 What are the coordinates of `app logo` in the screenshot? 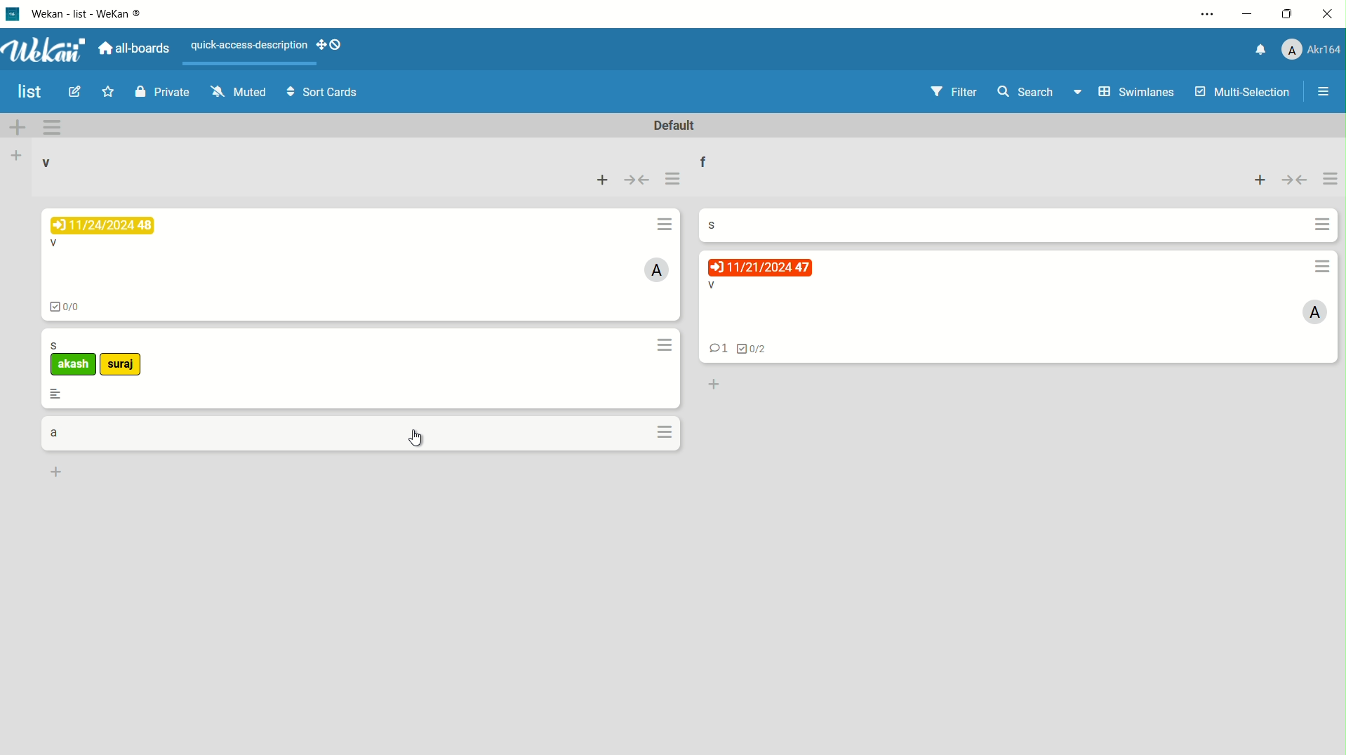 It's located at (46, 48).